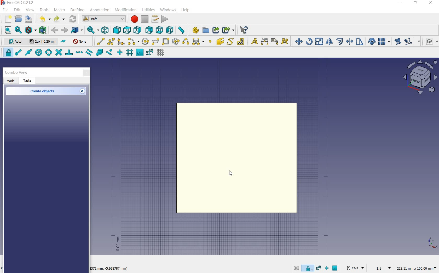 The image size is (439, 273). I want to click on polygon, so click(176, 41).